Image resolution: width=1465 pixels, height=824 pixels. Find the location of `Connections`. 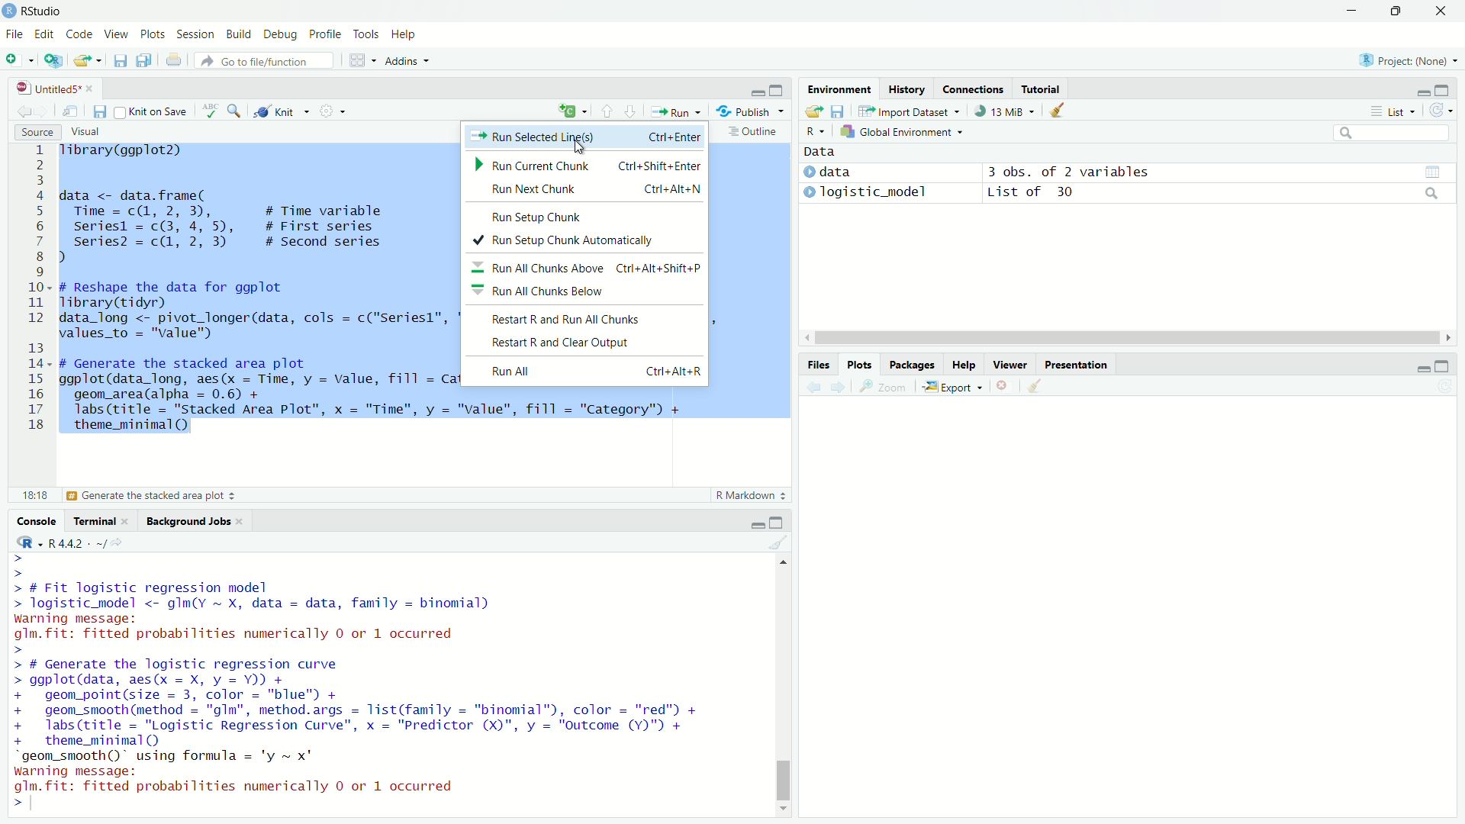

Connections is located at coordinates (974, 89).